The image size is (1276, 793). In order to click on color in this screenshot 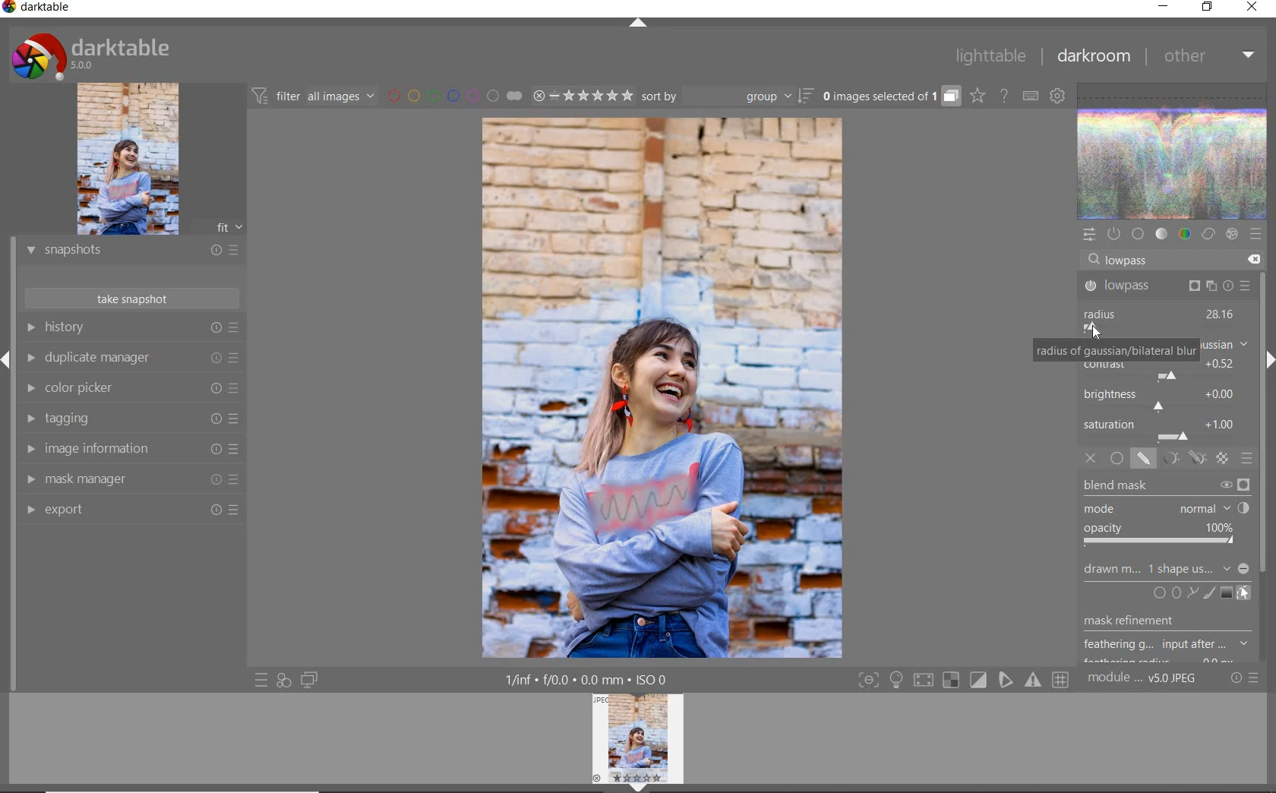, I will do `click(1184, 235)`.